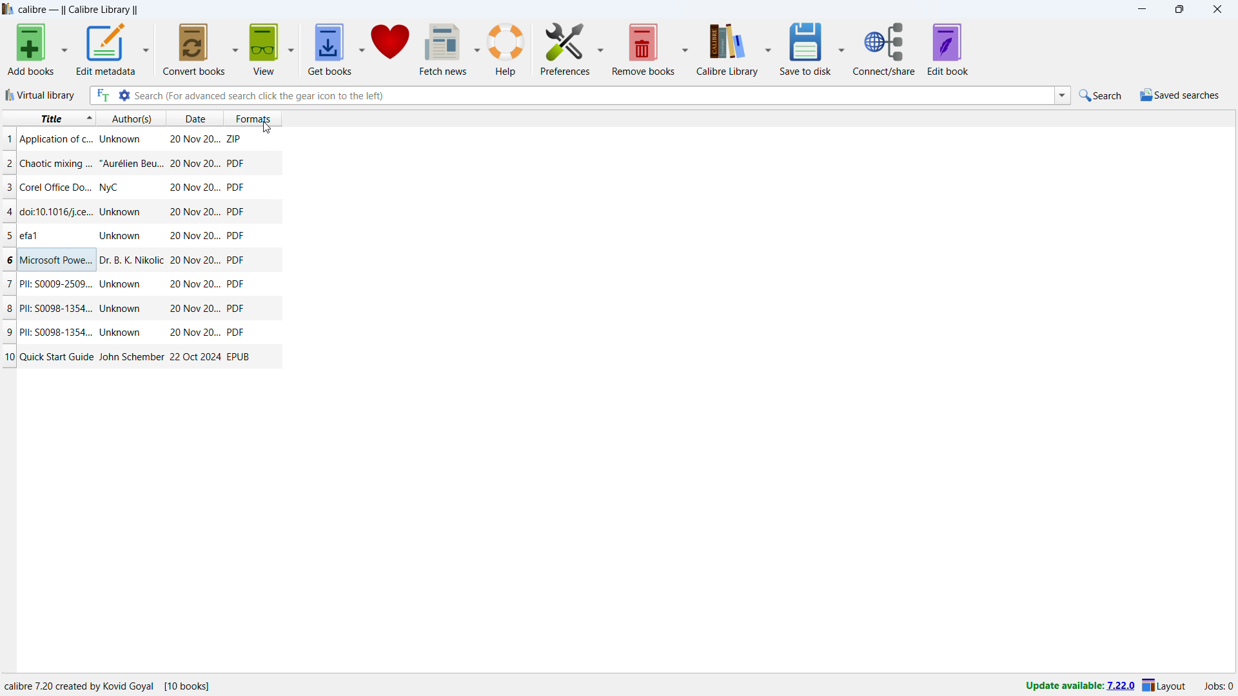 The width and height of the screenshot is (1238, 696). I want to click on PDF, so click(238, 309).